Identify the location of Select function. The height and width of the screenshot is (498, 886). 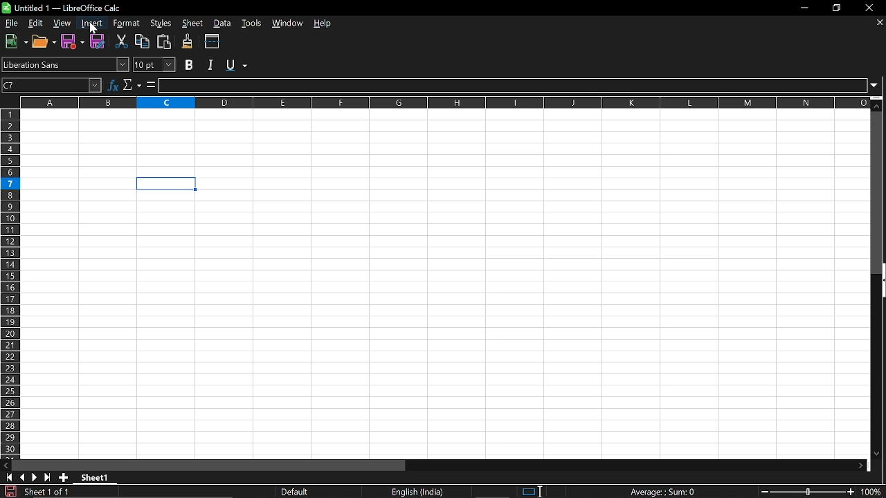
(132, 84).